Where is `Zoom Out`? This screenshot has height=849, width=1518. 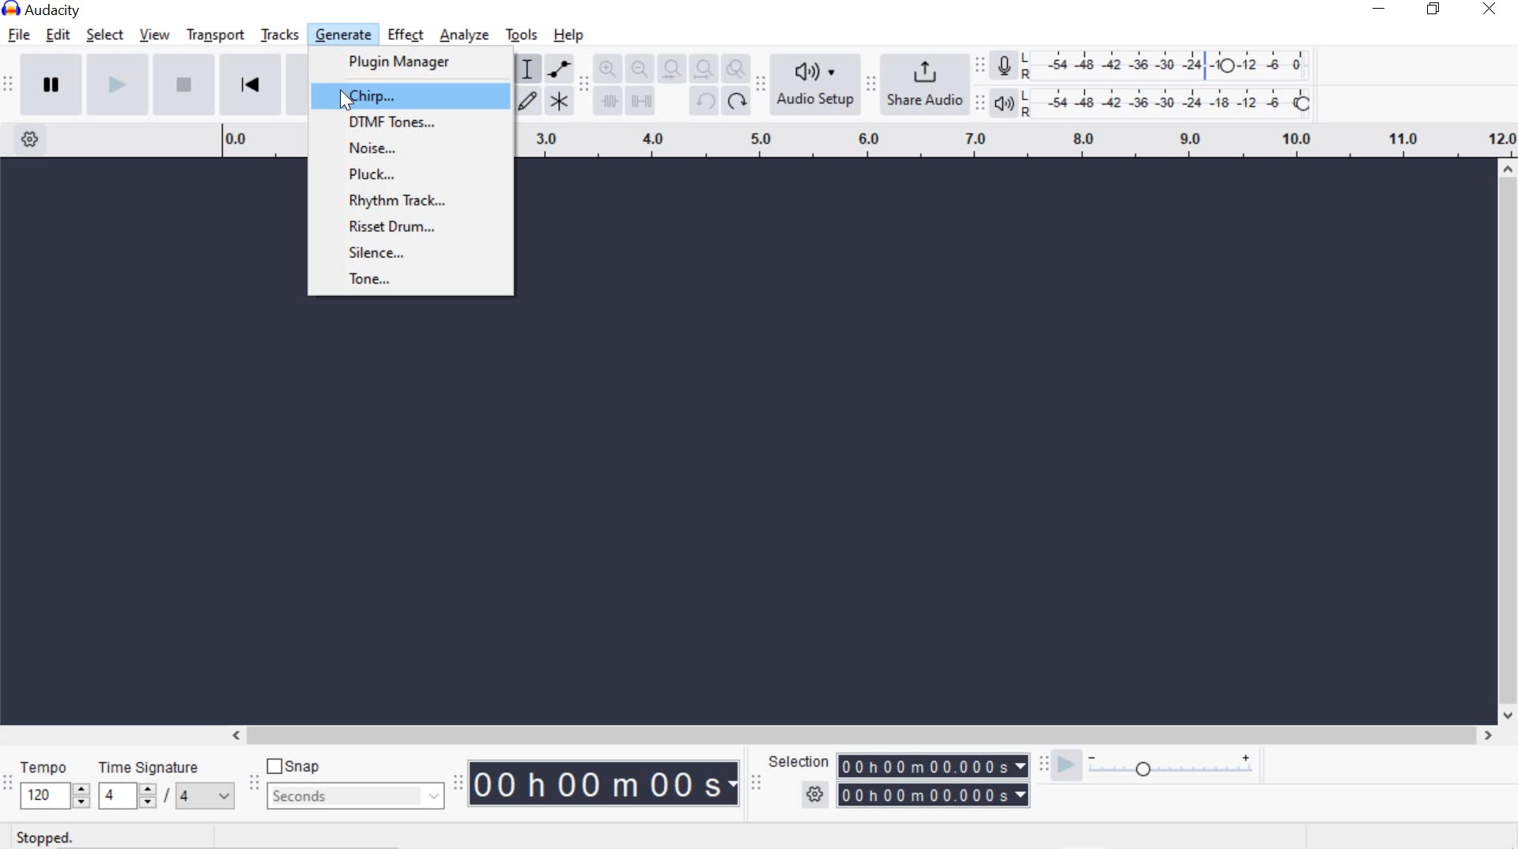 Zoom Out is located at coordinates (639, 70).